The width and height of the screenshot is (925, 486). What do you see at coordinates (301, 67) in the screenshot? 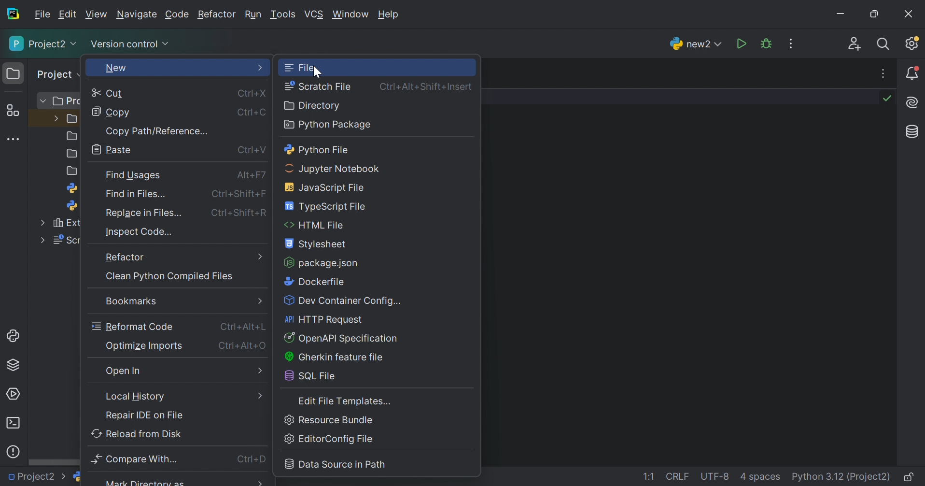
I see `File` at bounding box center [301, 67].